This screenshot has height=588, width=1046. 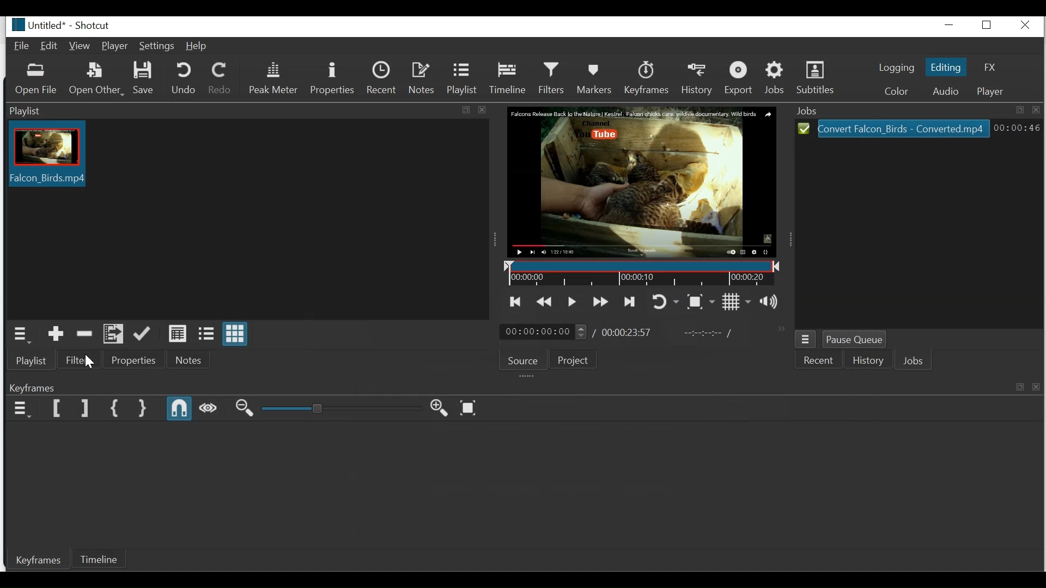 I want to click on Close, so click(x=1027, y=26).